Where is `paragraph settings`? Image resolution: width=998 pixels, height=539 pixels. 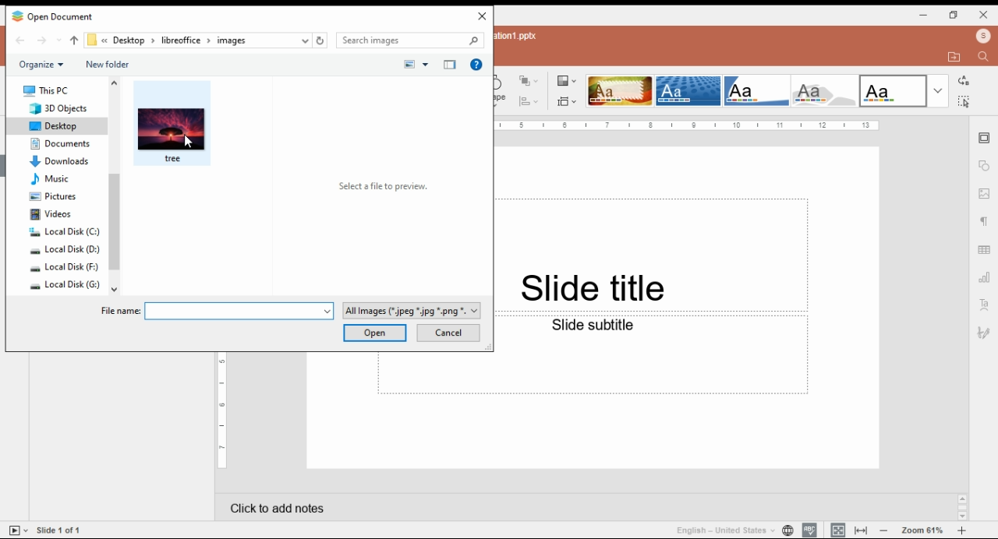
paragraph settings is located at coordinates (983, 221).